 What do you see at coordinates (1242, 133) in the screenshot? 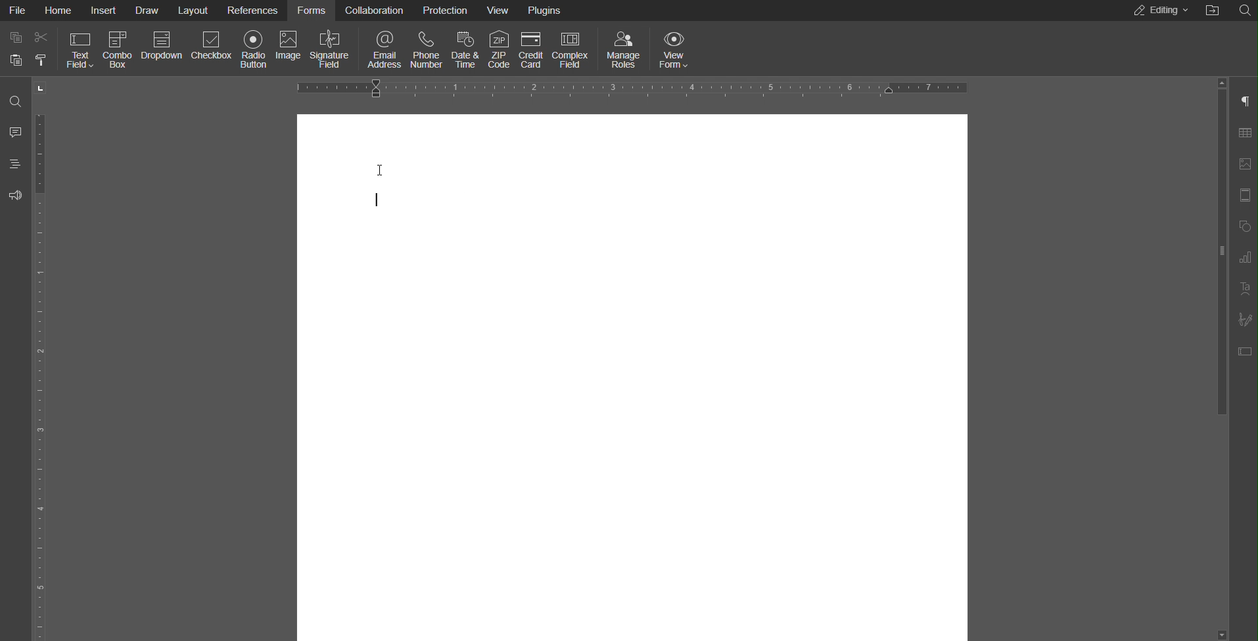
I see `Table Settings` at bounding box center [1242, 133].